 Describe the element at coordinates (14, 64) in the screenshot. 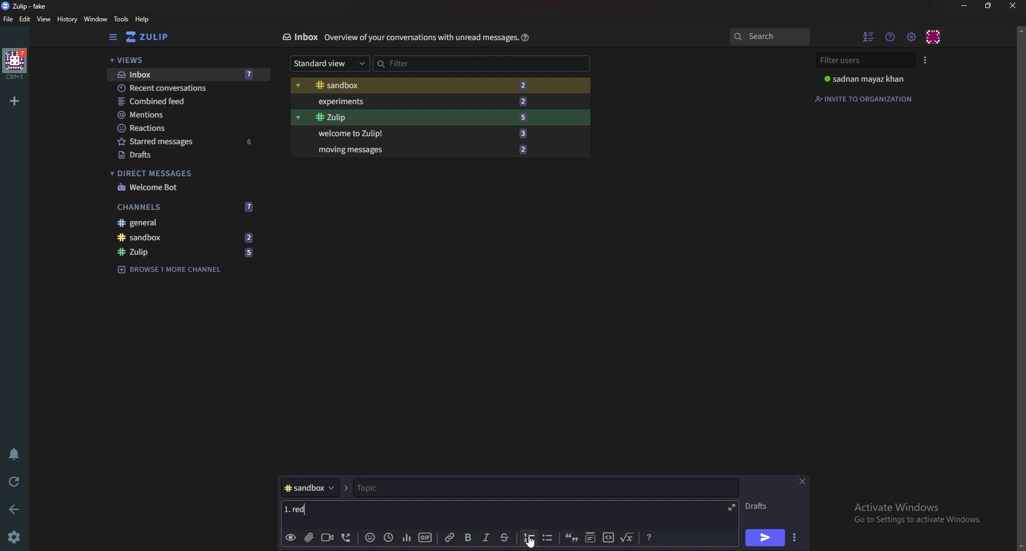

I see `home` at that location.